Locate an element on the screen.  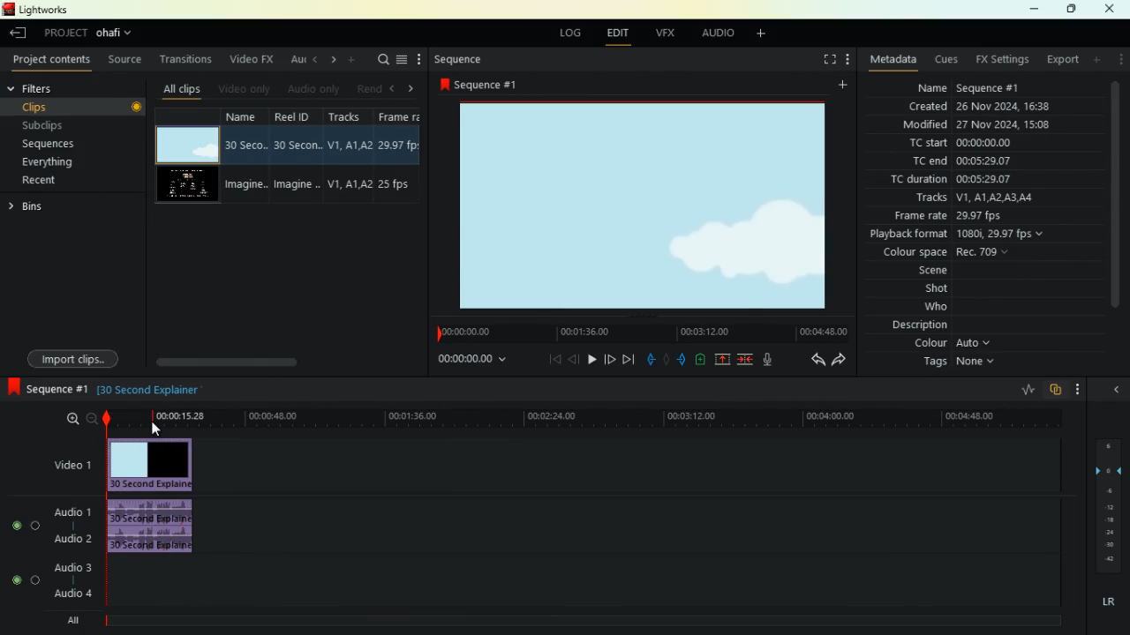
menu is located at coordinates (852, 59).